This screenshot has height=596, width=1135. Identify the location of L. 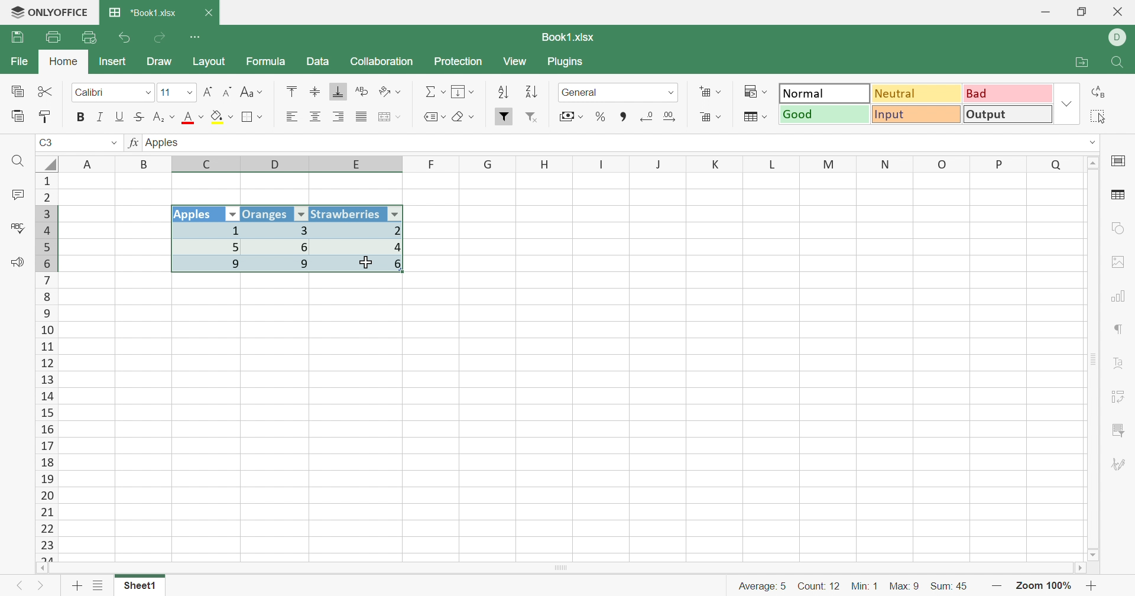
(776, 163).